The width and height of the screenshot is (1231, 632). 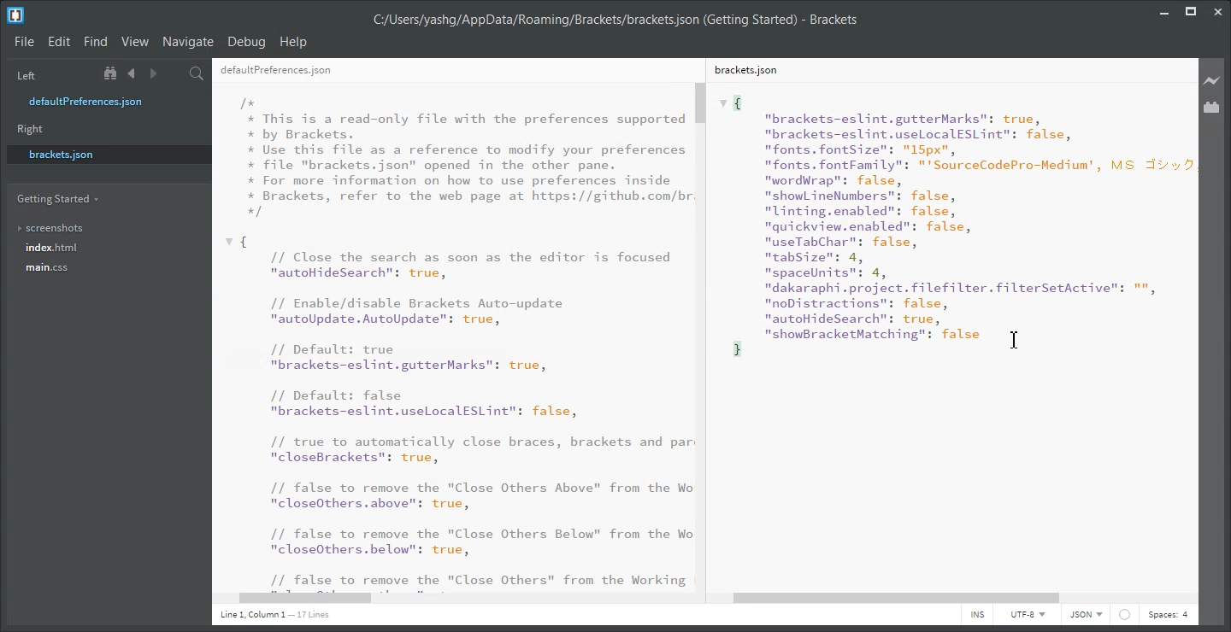 I want to click on screenshots, so click(x=51, y=225).